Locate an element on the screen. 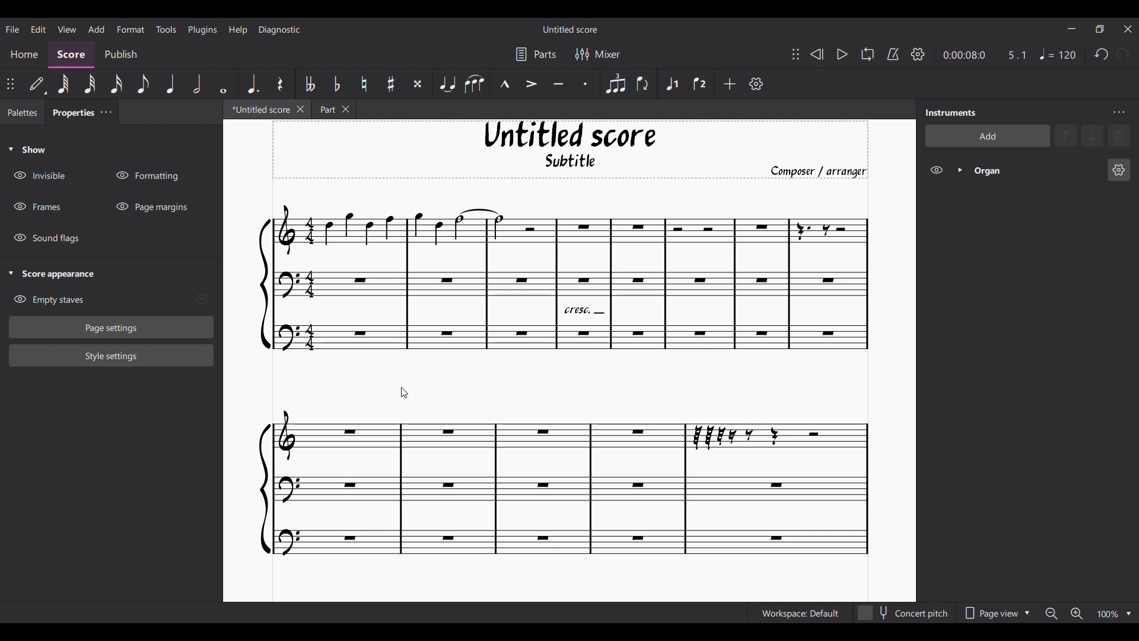 Image resolution: width=1139 pixels, height=641 pixels. Delete selection is located at coordinates (1119, 135).